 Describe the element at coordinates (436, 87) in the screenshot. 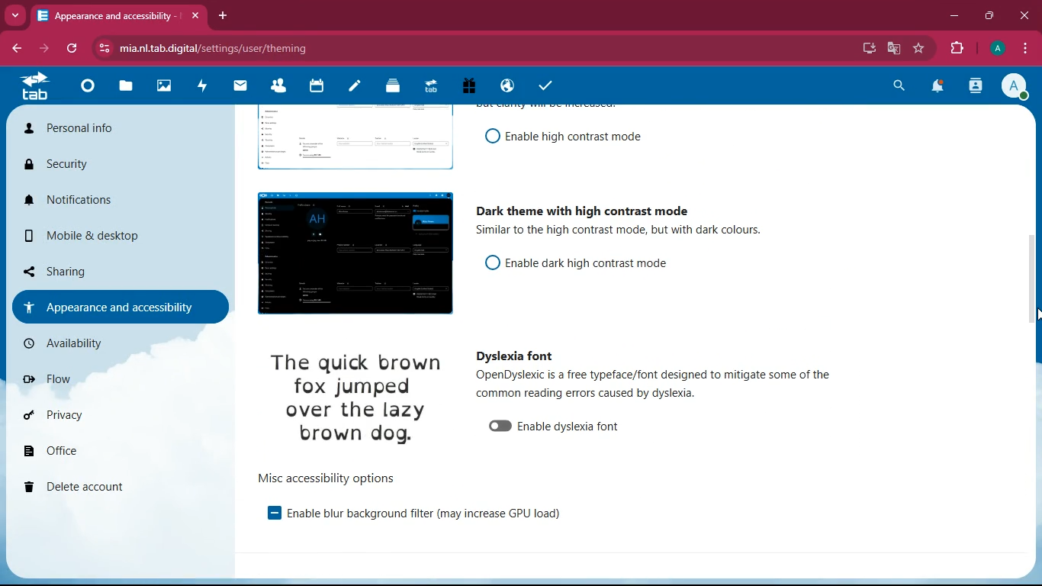

I see `tab` at that location.